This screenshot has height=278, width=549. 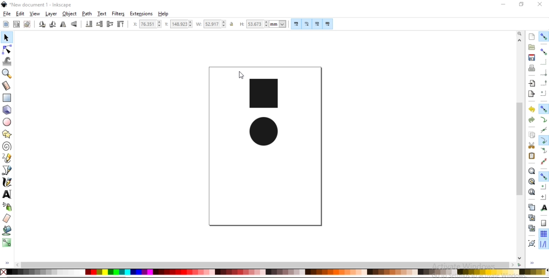 What do you see at coordinates (265, 112) in the screenshot?
I see `image` at bounding box center [265, 112].